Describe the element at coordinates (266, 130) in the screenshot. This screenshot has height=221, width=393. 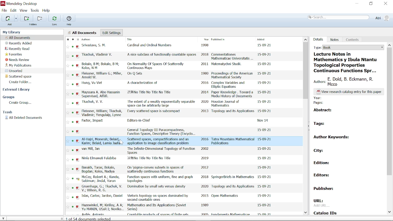
I see `date` at that location.